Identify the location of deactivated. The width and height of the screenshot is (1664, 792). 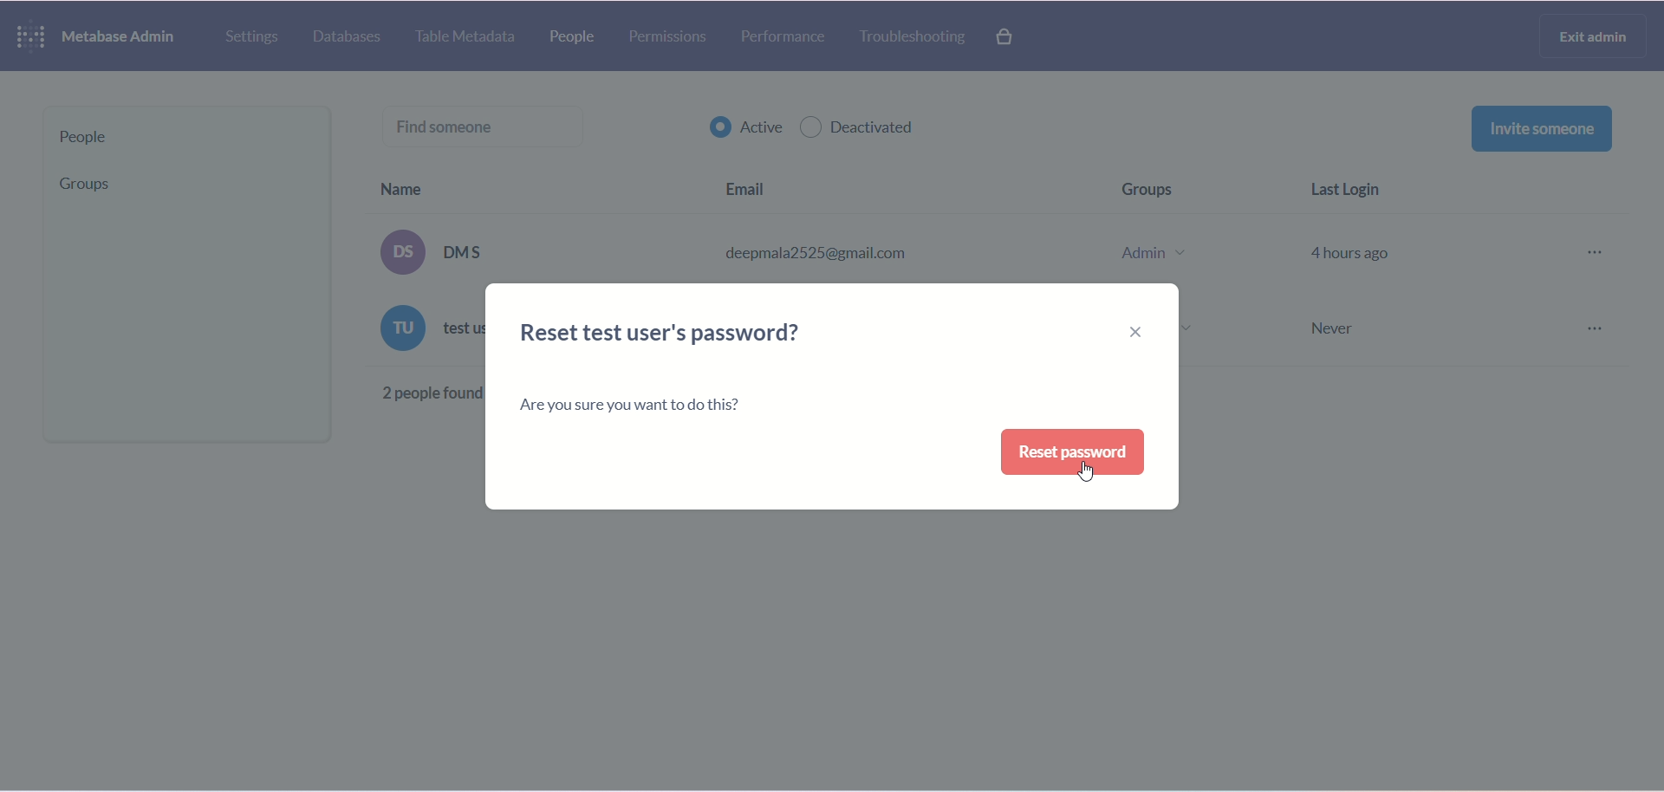
(861, 128).